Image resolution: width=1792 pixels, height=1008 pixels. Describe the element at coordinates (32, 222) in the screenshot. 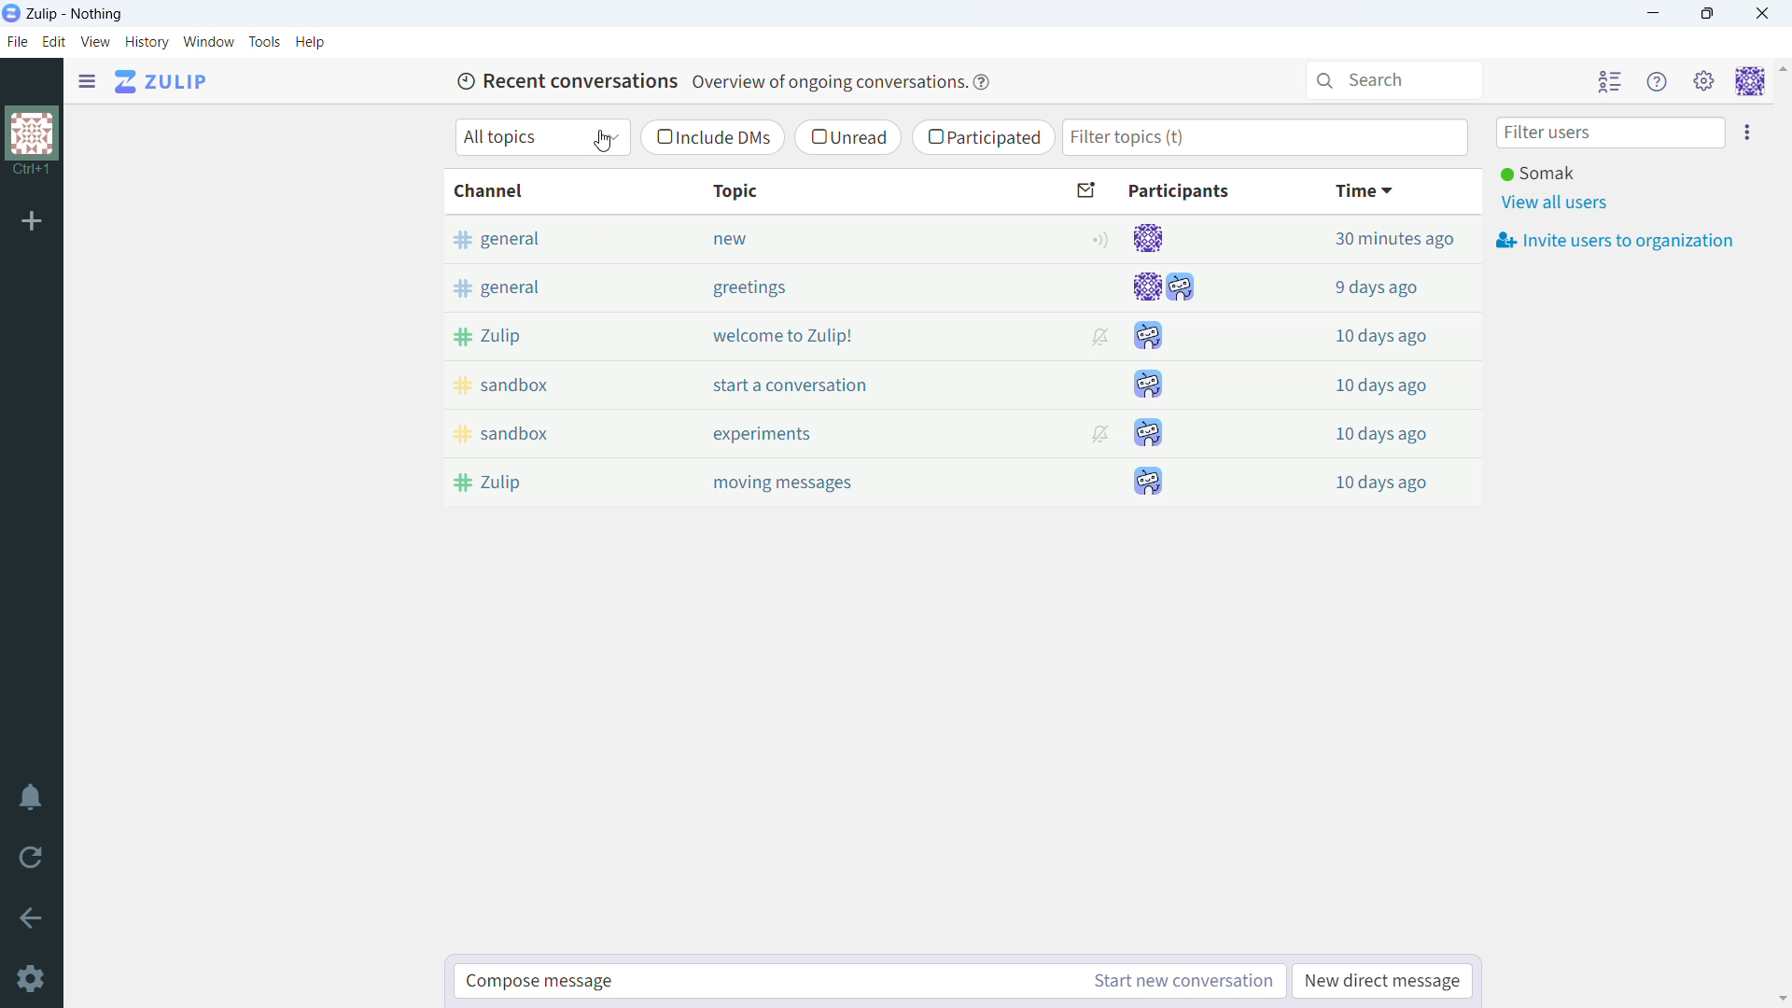

I see `add organization` at that location.